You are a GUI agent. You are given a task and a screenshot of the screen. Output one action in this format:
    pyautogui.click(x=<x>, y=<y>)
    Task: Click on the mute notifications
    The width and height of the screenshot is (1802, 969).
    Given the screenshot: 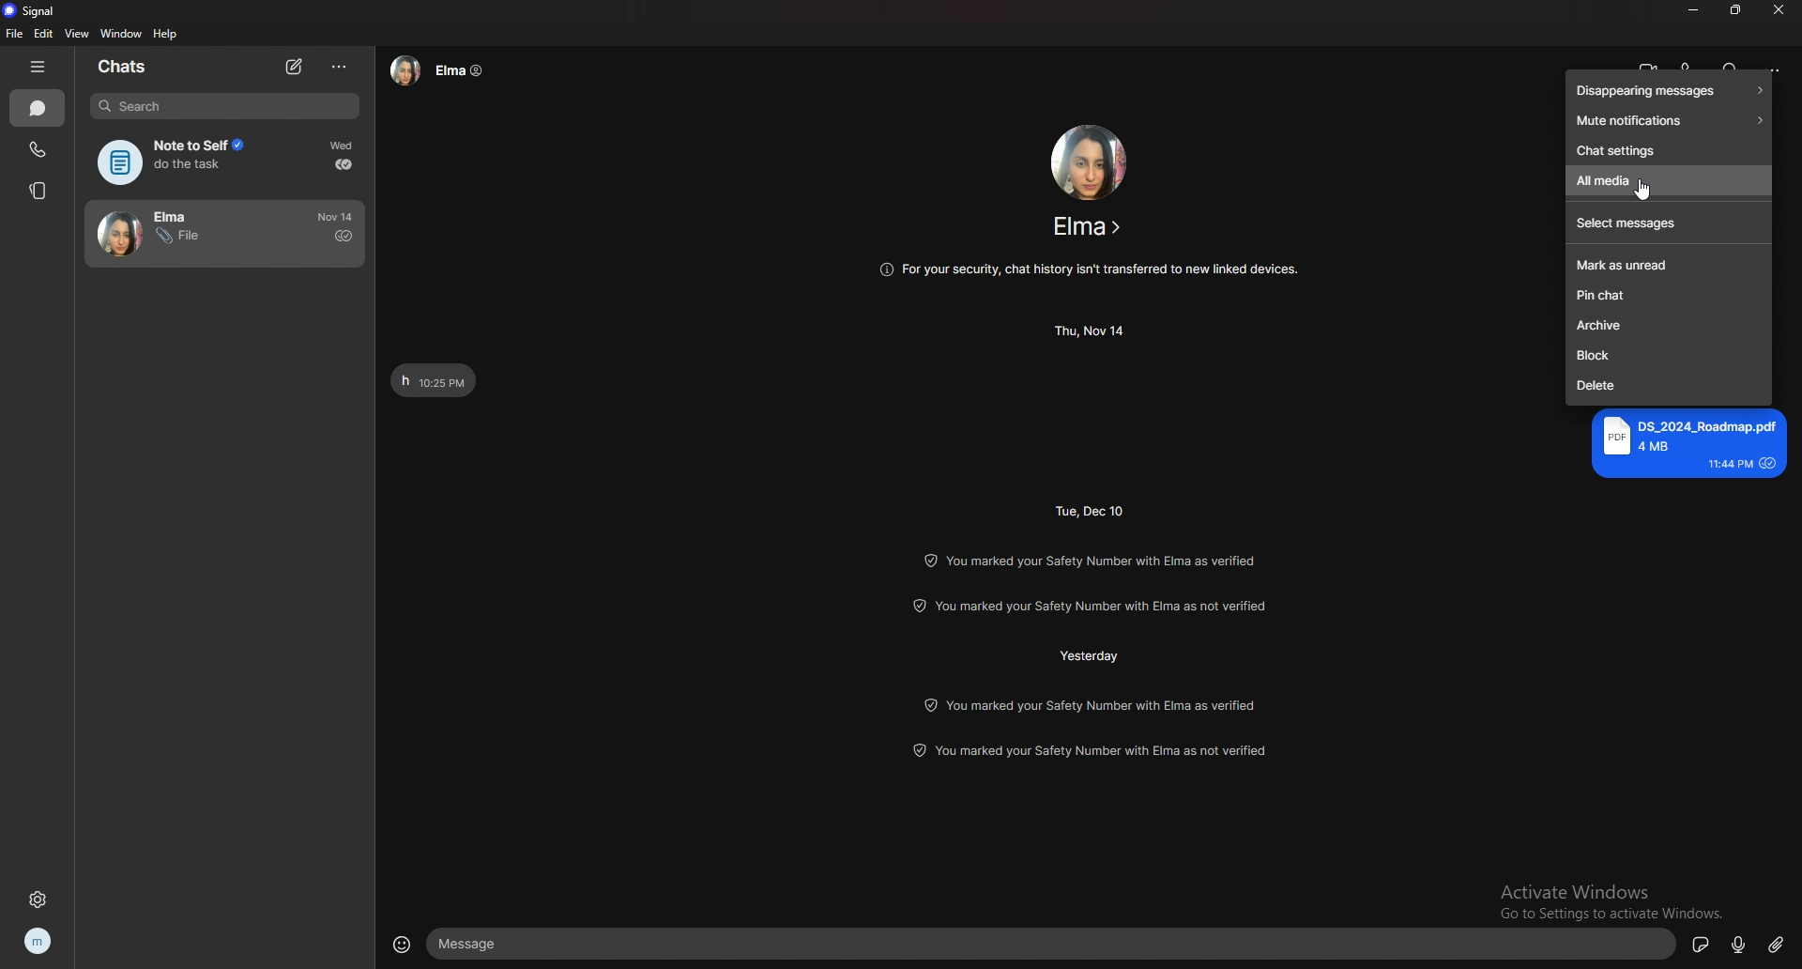 What is the action you would take?
    pyautogui.click(x=1669, y=120)
    